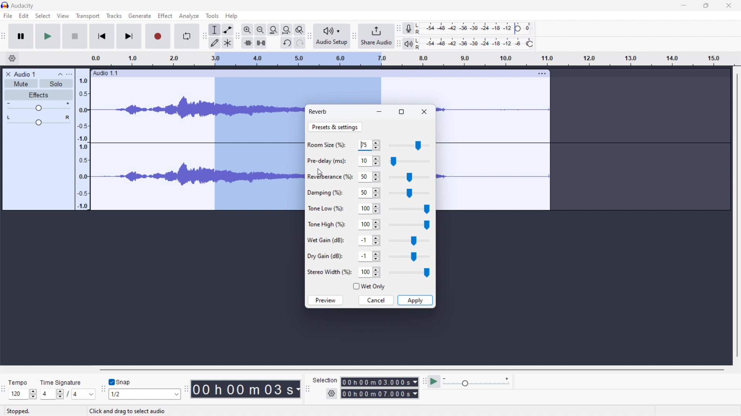 The height and width of the screenshot is (416, 741). Describe the element at coordinates (255, 143) in the screenshot. I see `selected audio section of the track` at that location.